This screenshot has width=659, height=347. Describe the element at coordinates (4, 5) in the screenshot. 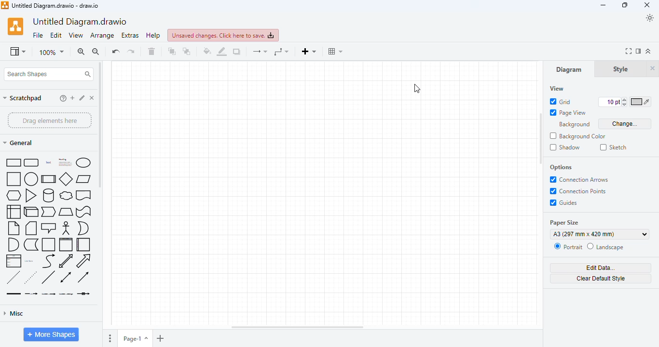

I see `logo` at that location.